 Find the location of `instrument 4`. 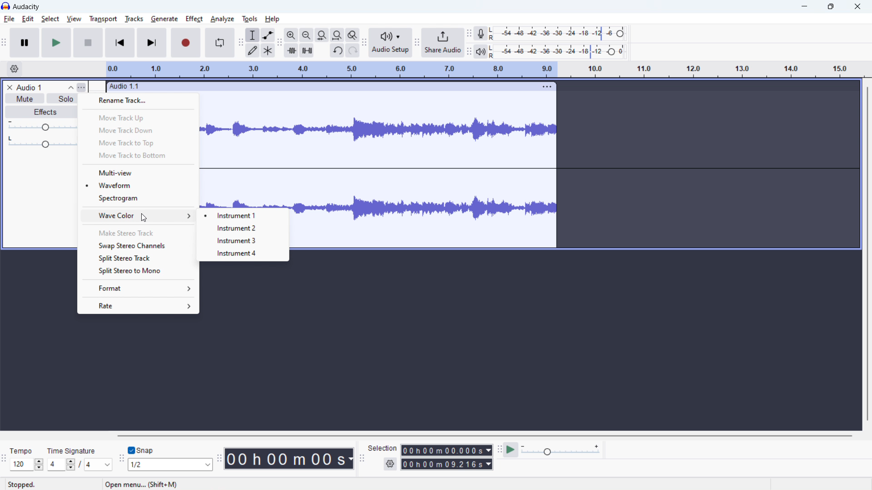

instrument 4 is located at coordinates (243, 255).